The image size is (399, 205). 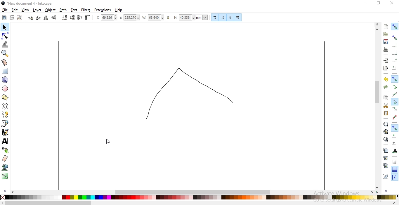 What do you see at coordinates (378, 93) in the screenshot?
I see `scrollbar` at bounding box center [378, 93].